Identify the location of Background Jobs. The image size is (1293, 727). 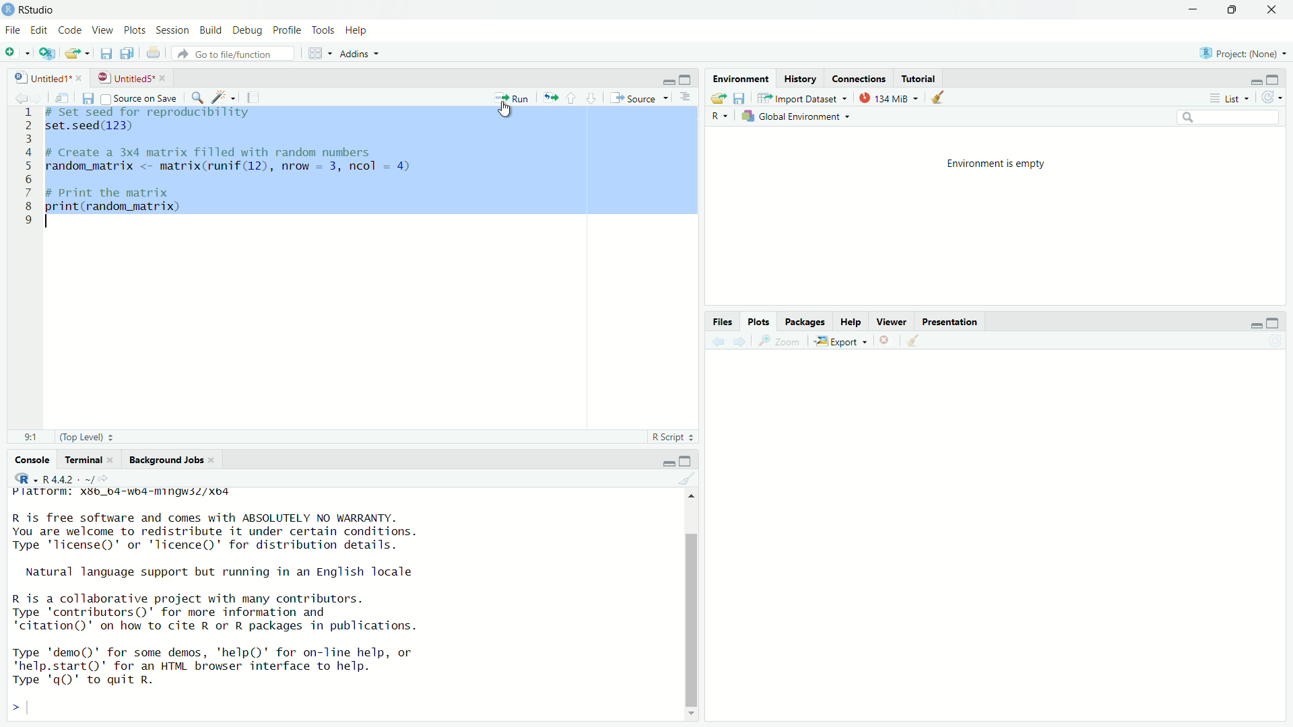
(172, 460).